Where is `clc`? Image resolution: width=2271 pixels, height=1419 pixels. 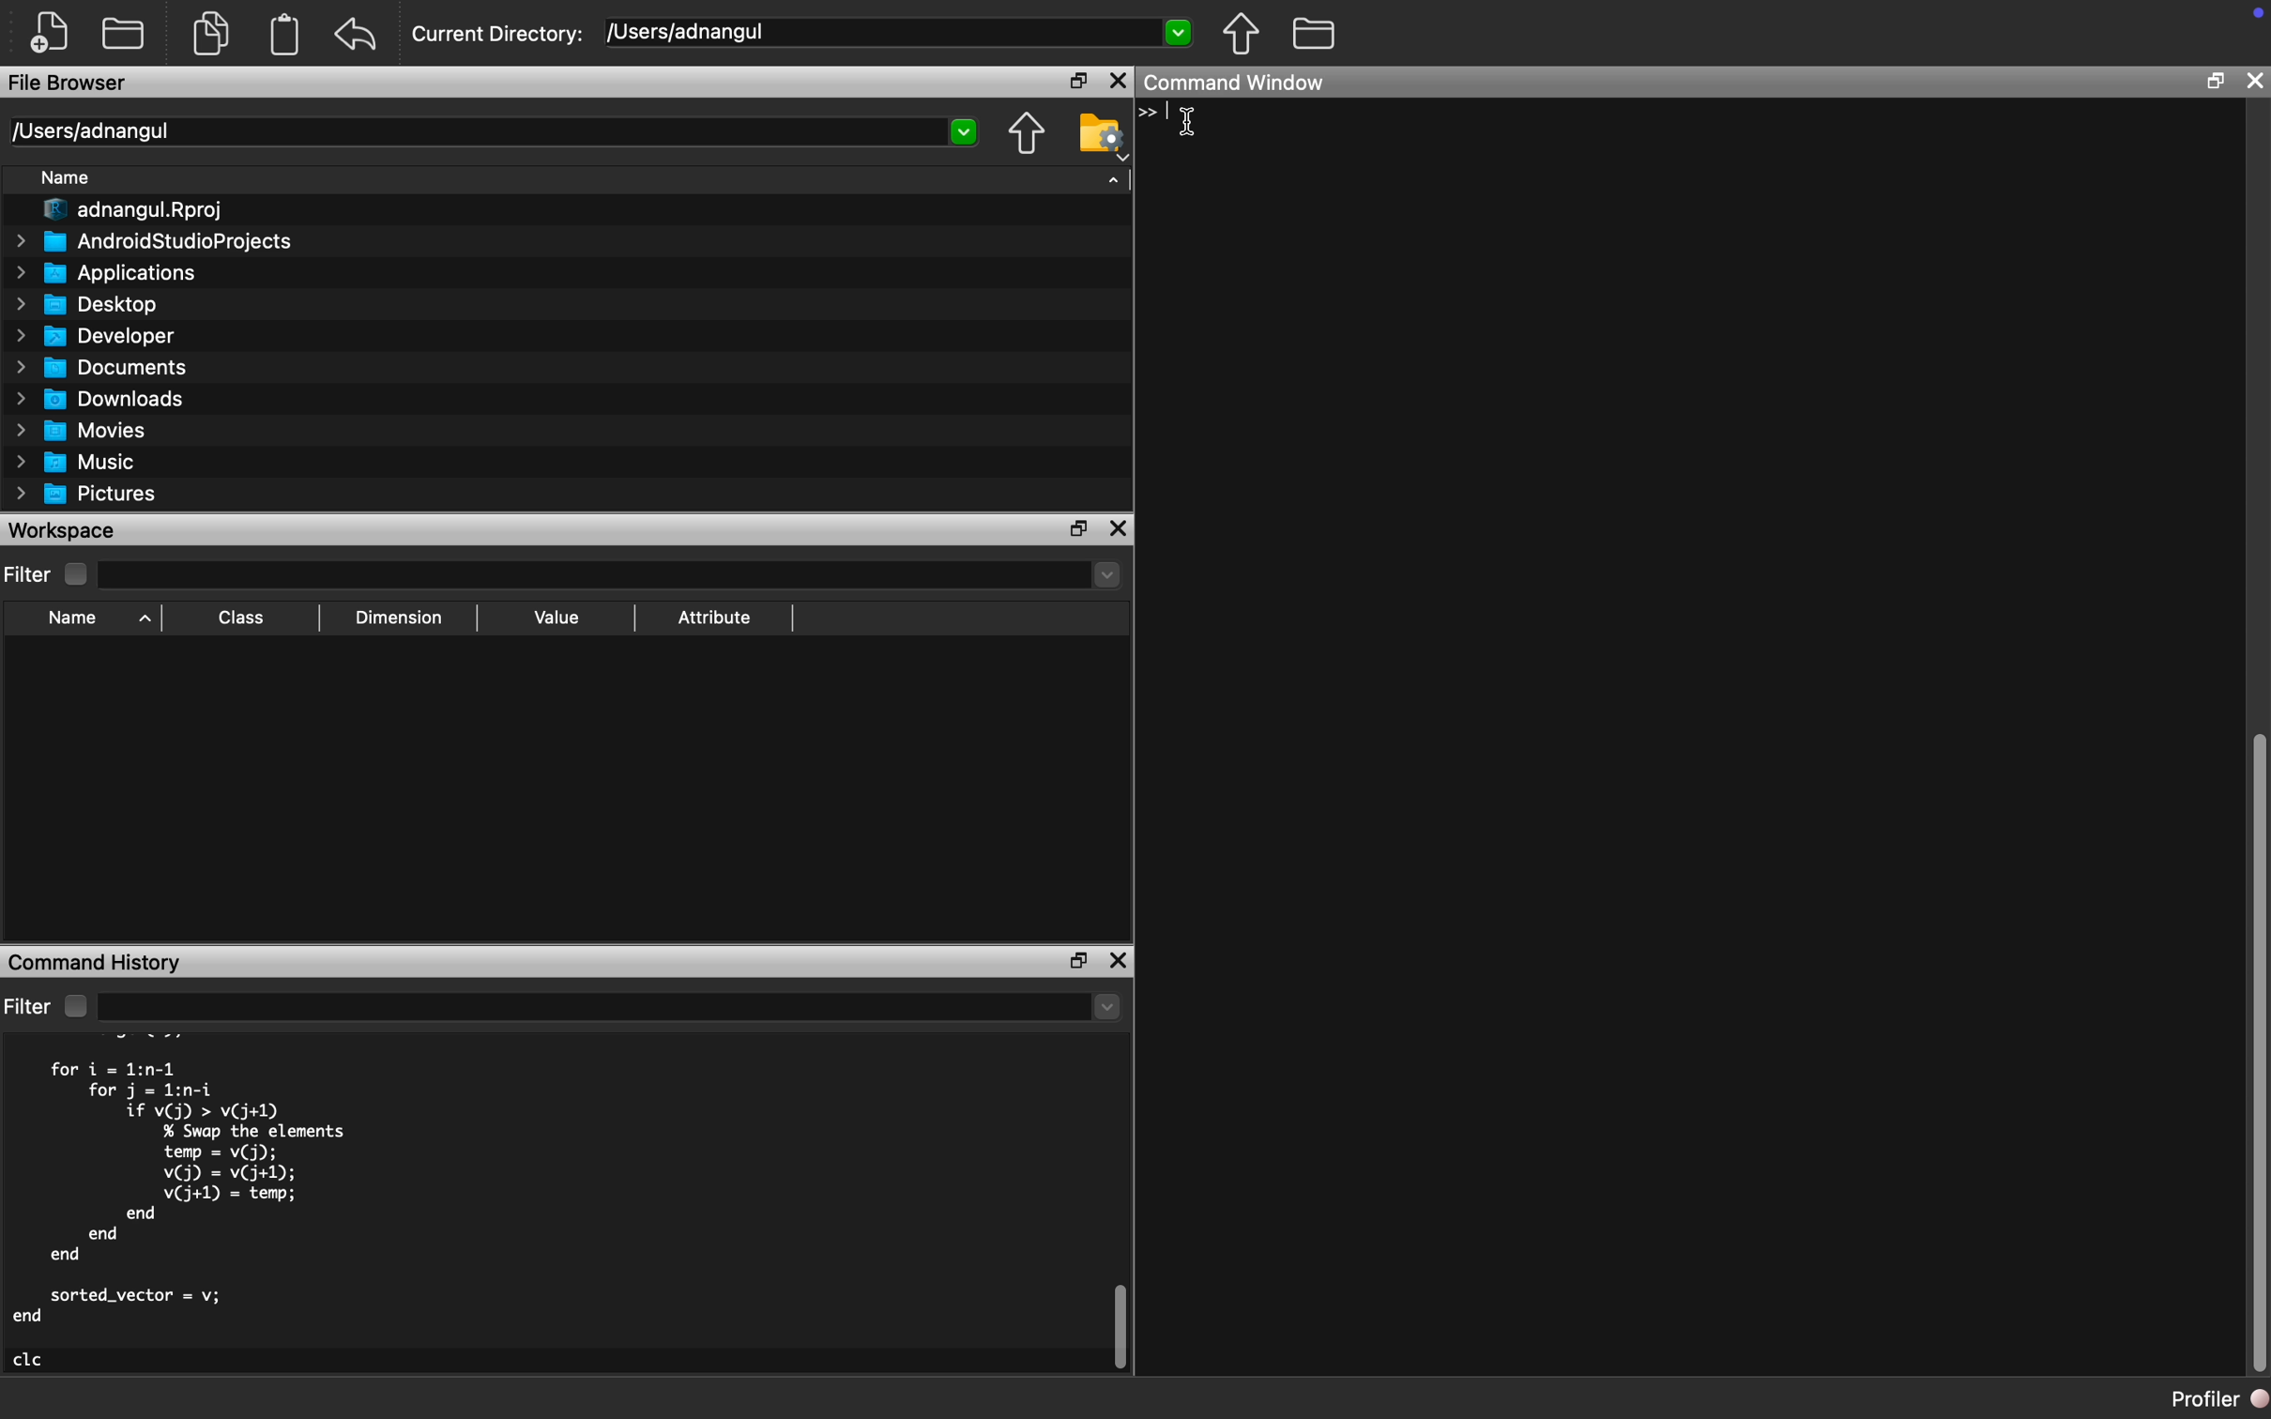
clc is located at coordinates (29, 1360).